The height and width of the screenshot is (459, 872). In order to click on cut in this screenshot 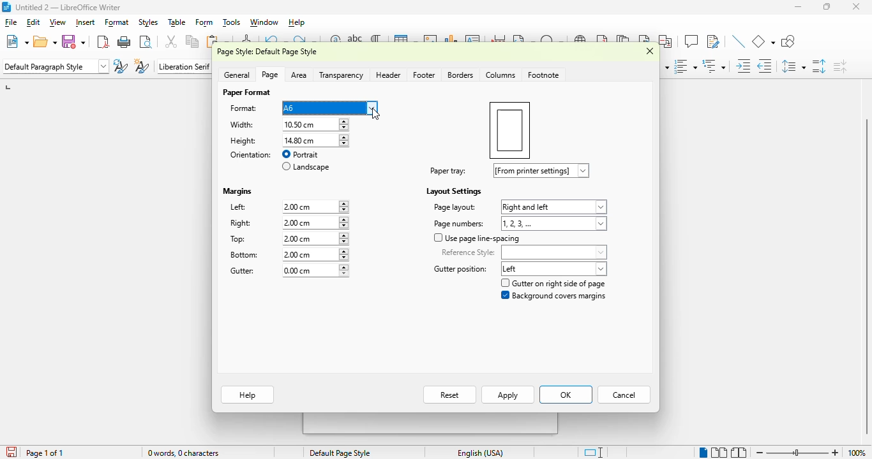, I will do `click(170, 41)`.